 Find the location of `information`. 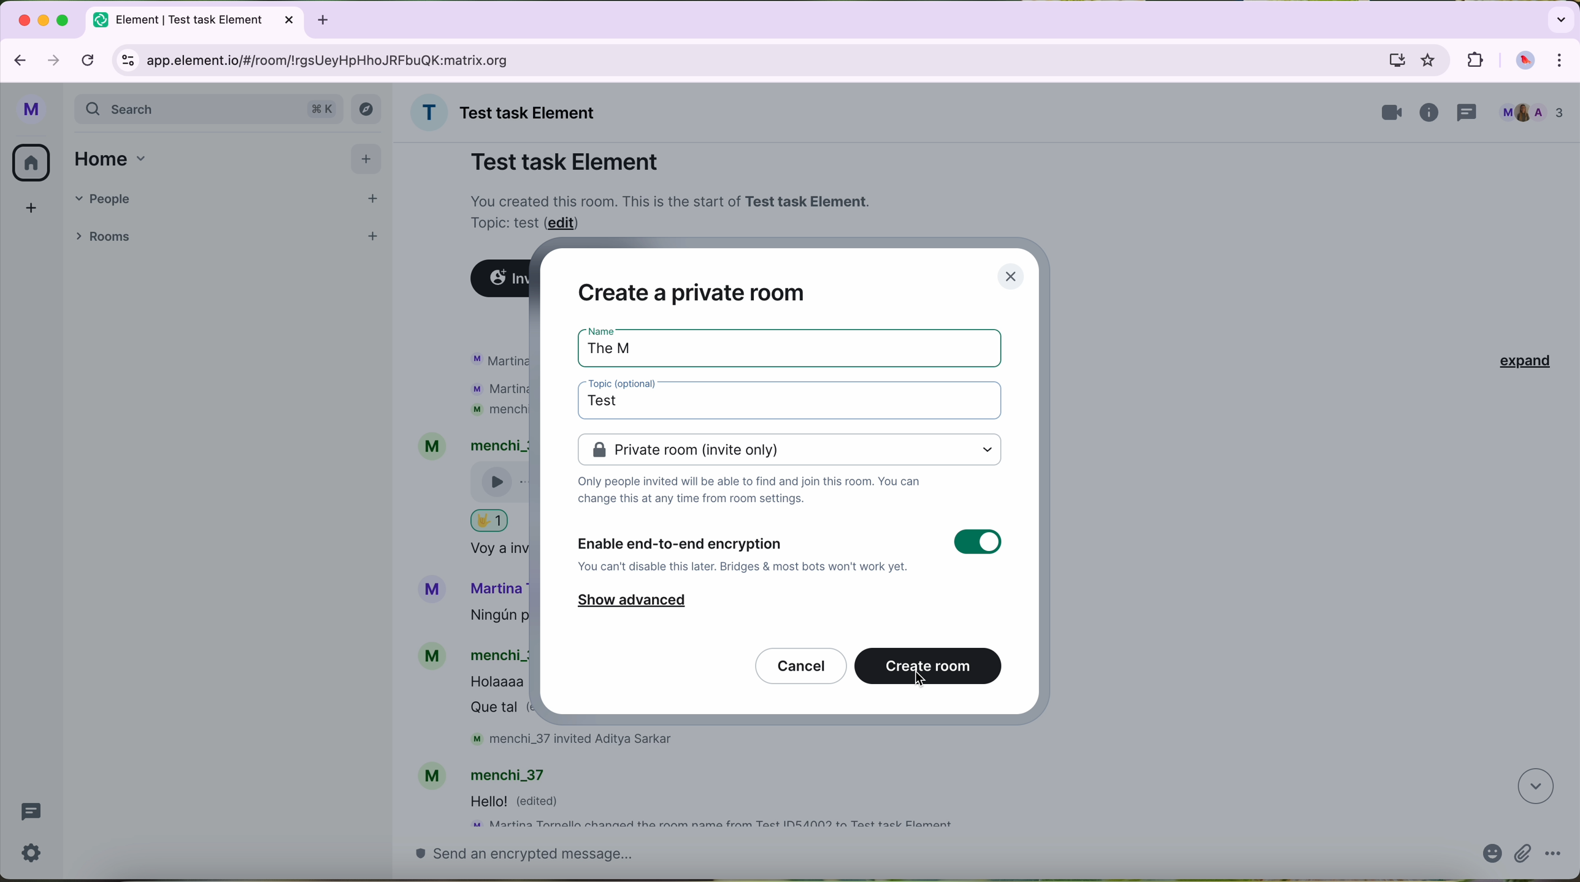

information is located at coordinates (1432, 113).